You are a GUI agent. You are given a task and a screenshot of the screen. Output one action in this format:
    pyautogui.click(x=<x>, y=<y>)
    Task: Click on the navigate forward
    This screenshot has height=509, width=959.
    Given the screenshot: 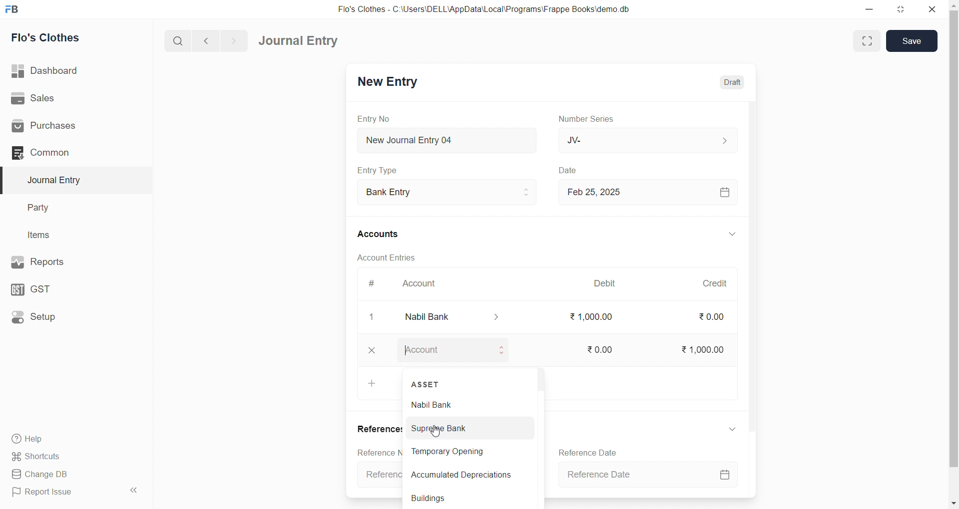 What is the action you would take?
    pyautogui.click(x=233, y=40)
    